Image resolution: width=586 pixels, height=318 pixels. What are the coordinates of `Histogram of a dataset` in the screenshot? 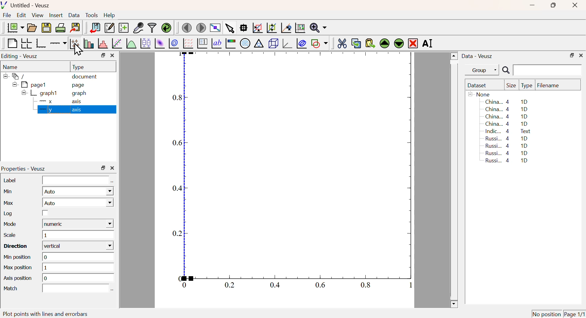 It's located at (103, 44).